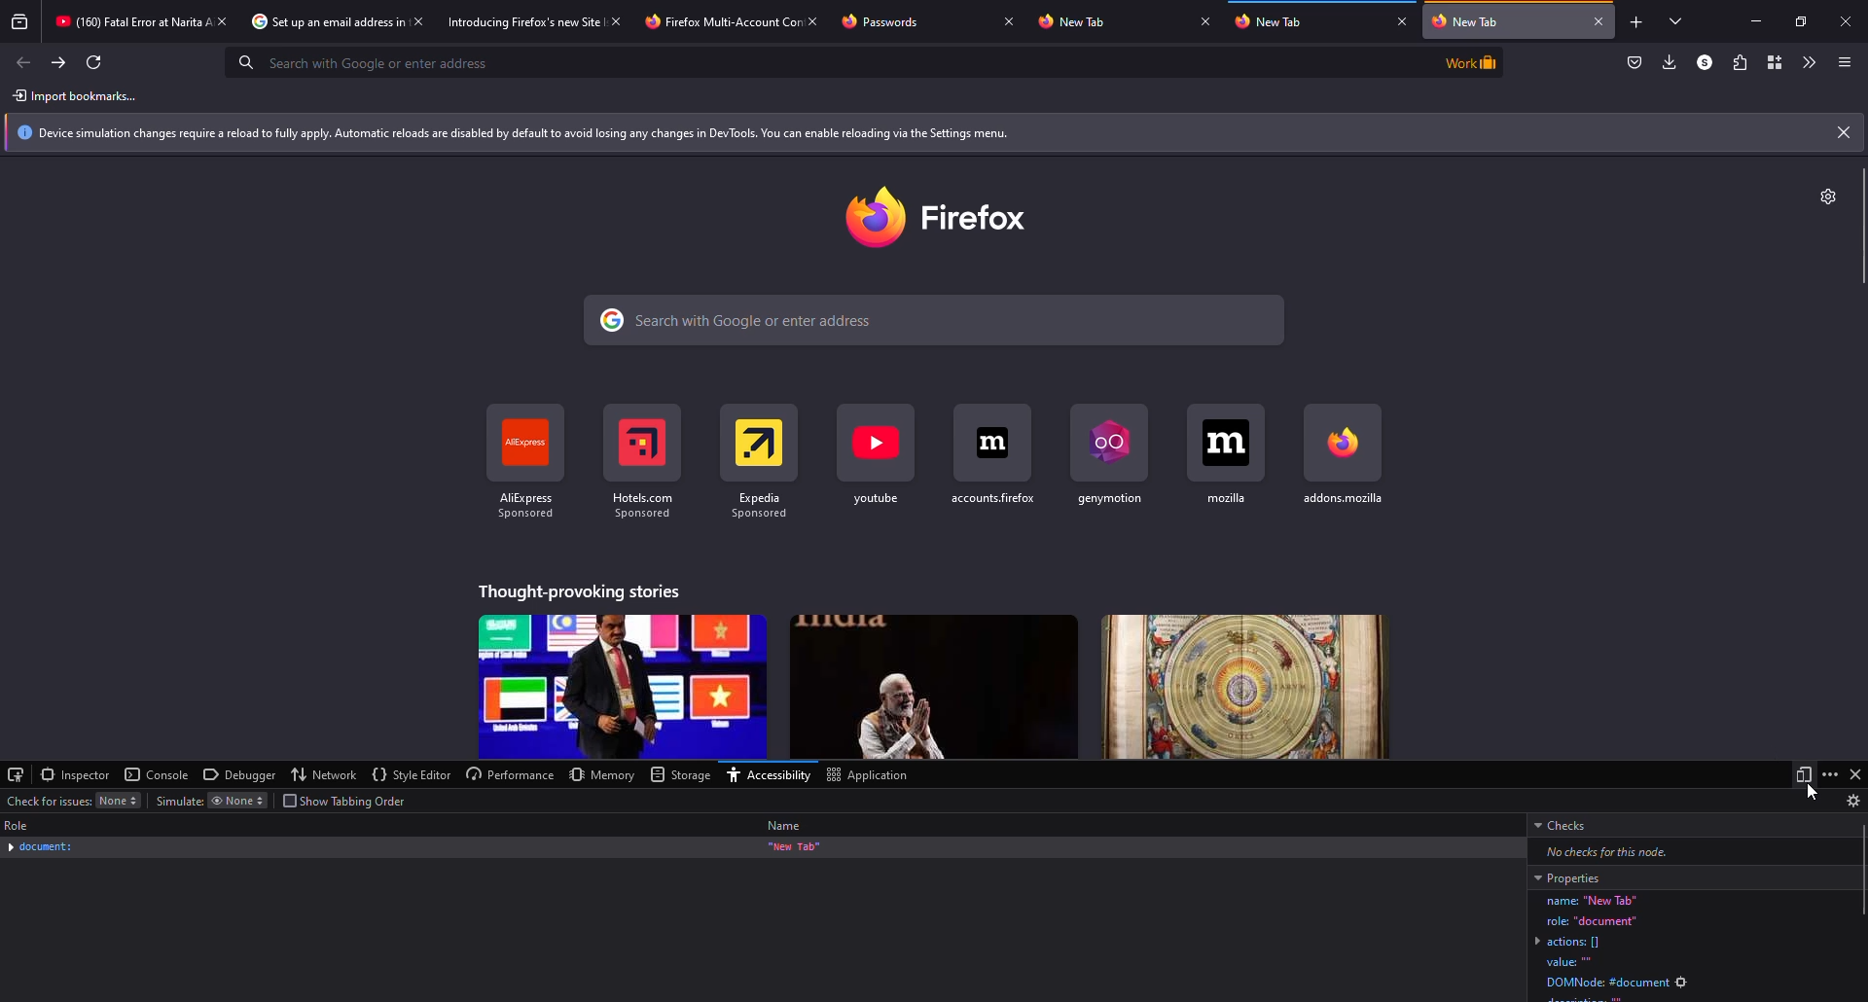 This screenshot has height=1002, width=1868. What do you see at coordinates (1564, 826) in the screenshot?
I see `checks` at bounding box center [1564, 826].